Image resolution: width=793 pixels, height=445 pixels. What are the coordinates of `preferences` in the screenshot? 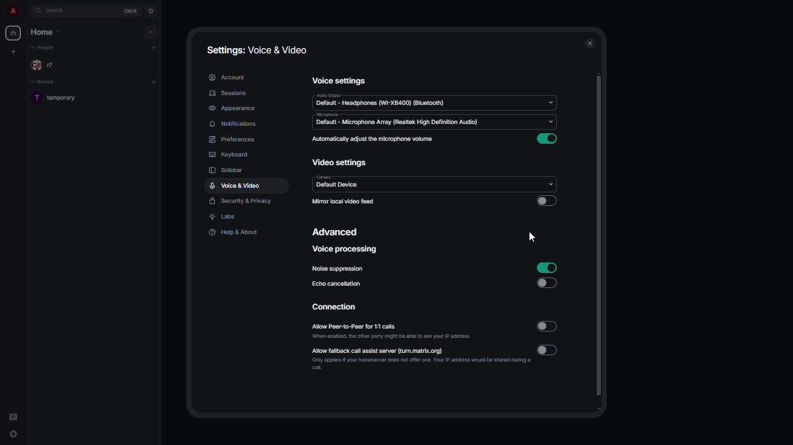 It's located at (235, 140).